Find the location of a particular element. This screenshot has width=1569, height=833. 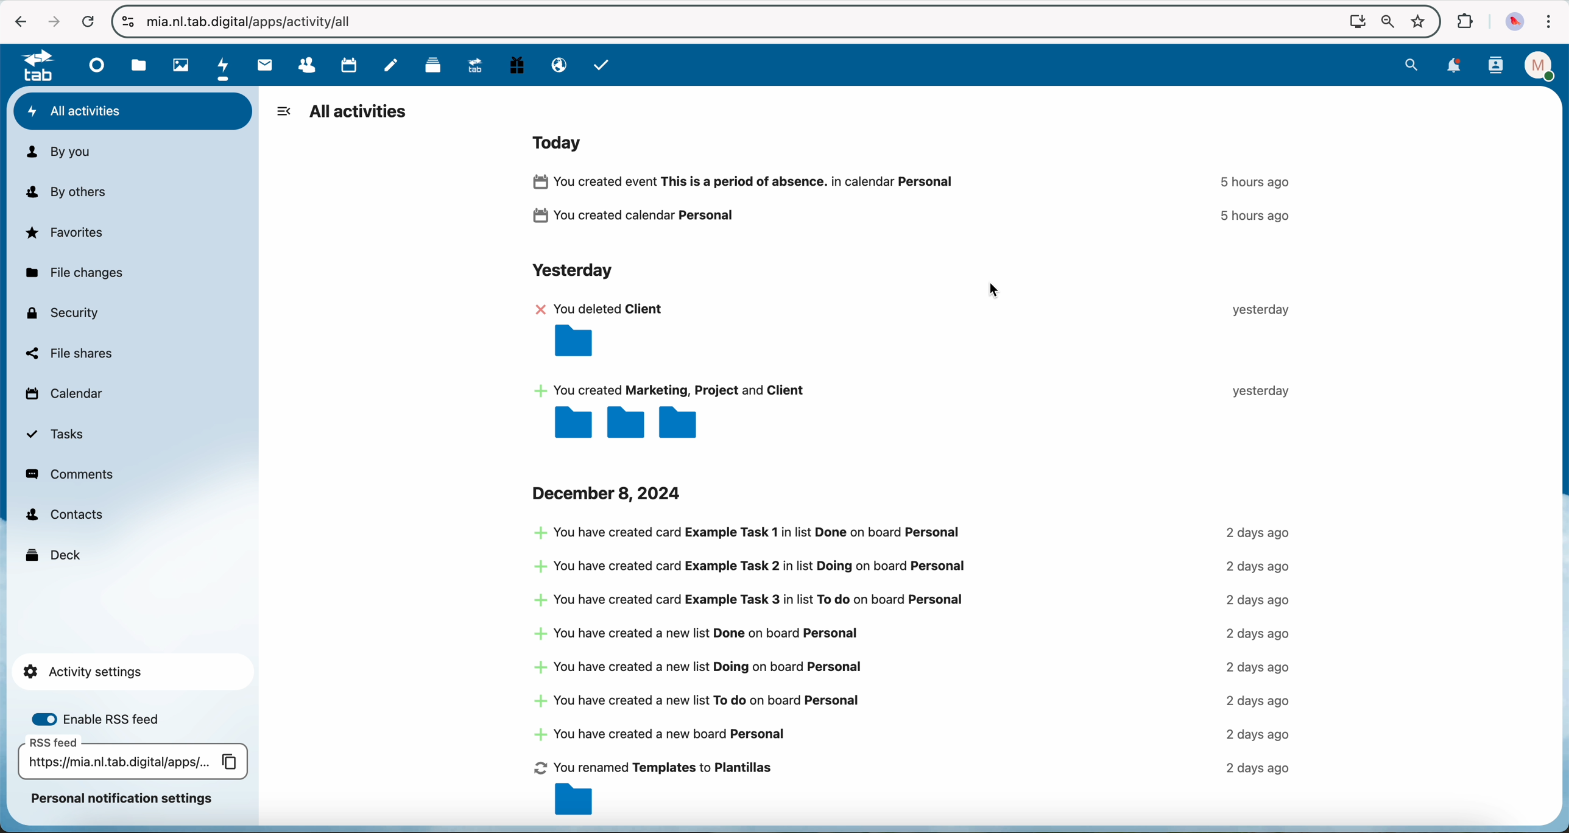

search is located at coordinates (1411, 65).